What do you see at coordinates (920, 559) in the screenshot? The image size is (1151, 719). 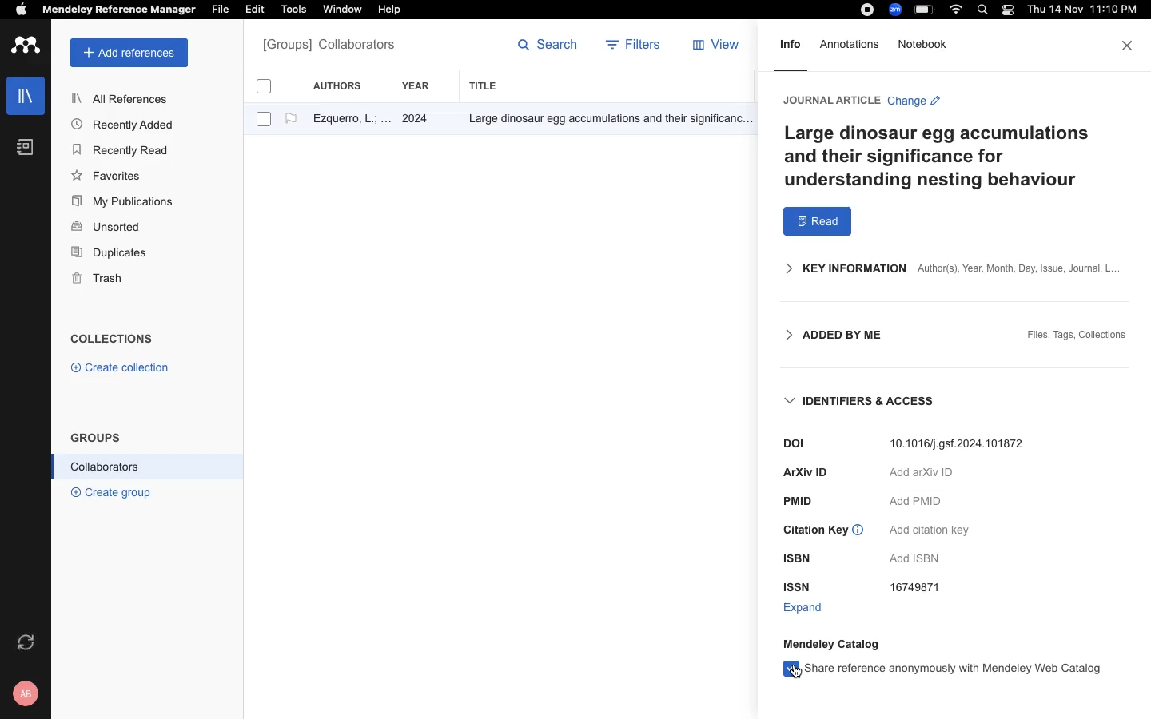 I see `‘Add ISBN` at bounding box center [920, 559].